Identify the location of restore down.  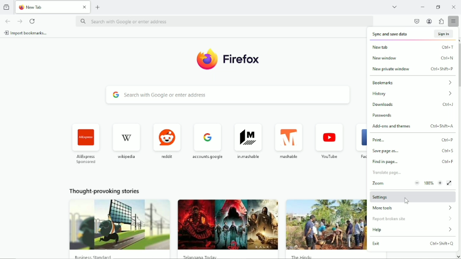
(439, 7).